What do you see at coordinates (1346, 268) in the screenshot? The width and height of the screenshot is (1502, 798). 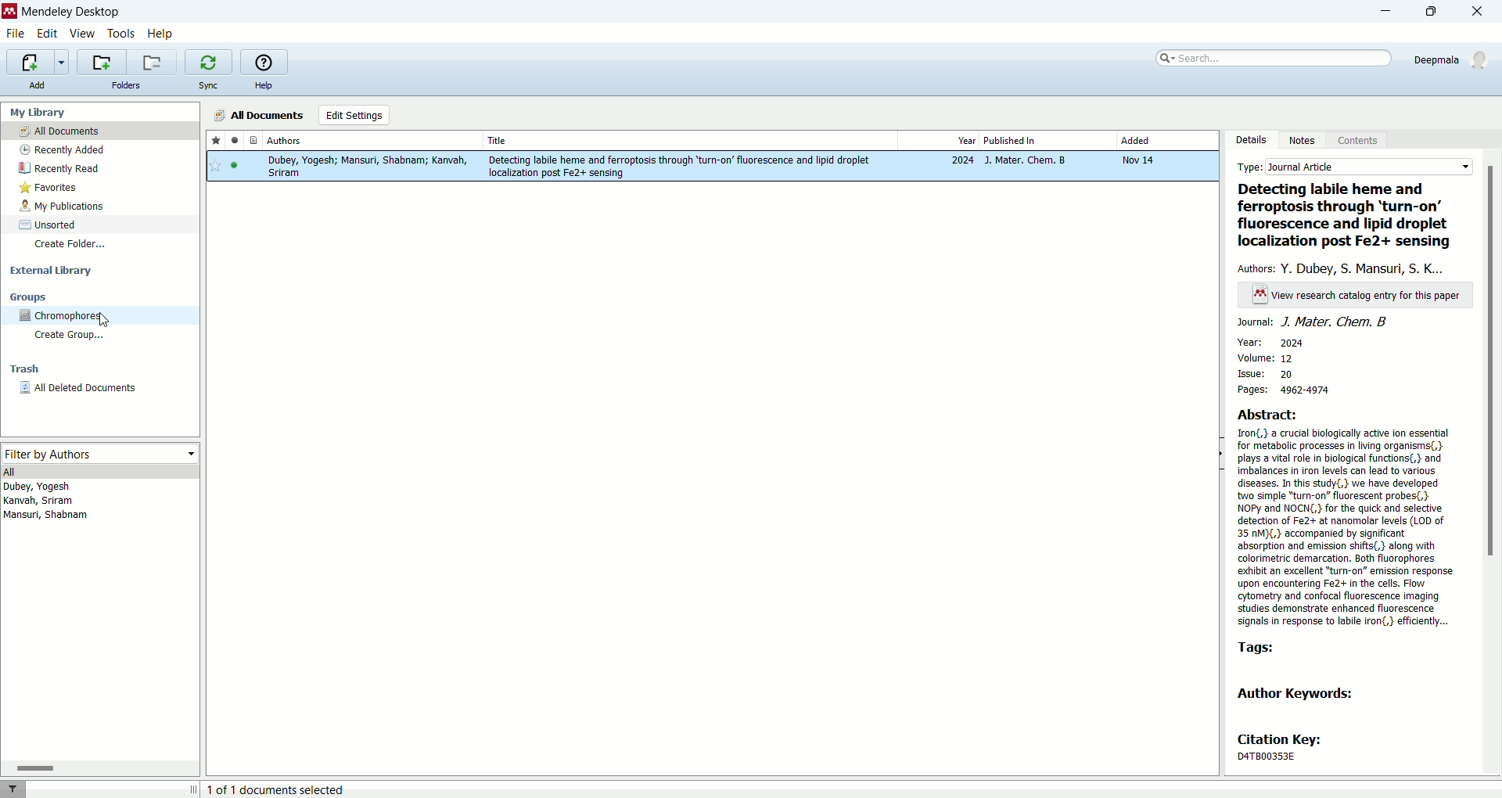 I see `authors` at bounding box center [1346, 268].